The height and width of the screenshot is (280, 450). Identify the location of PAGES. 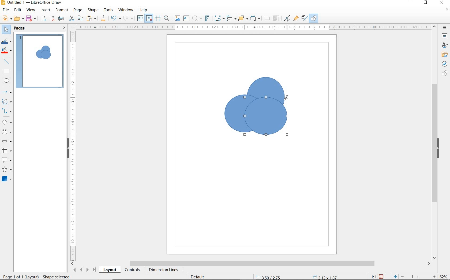
(20, 28).